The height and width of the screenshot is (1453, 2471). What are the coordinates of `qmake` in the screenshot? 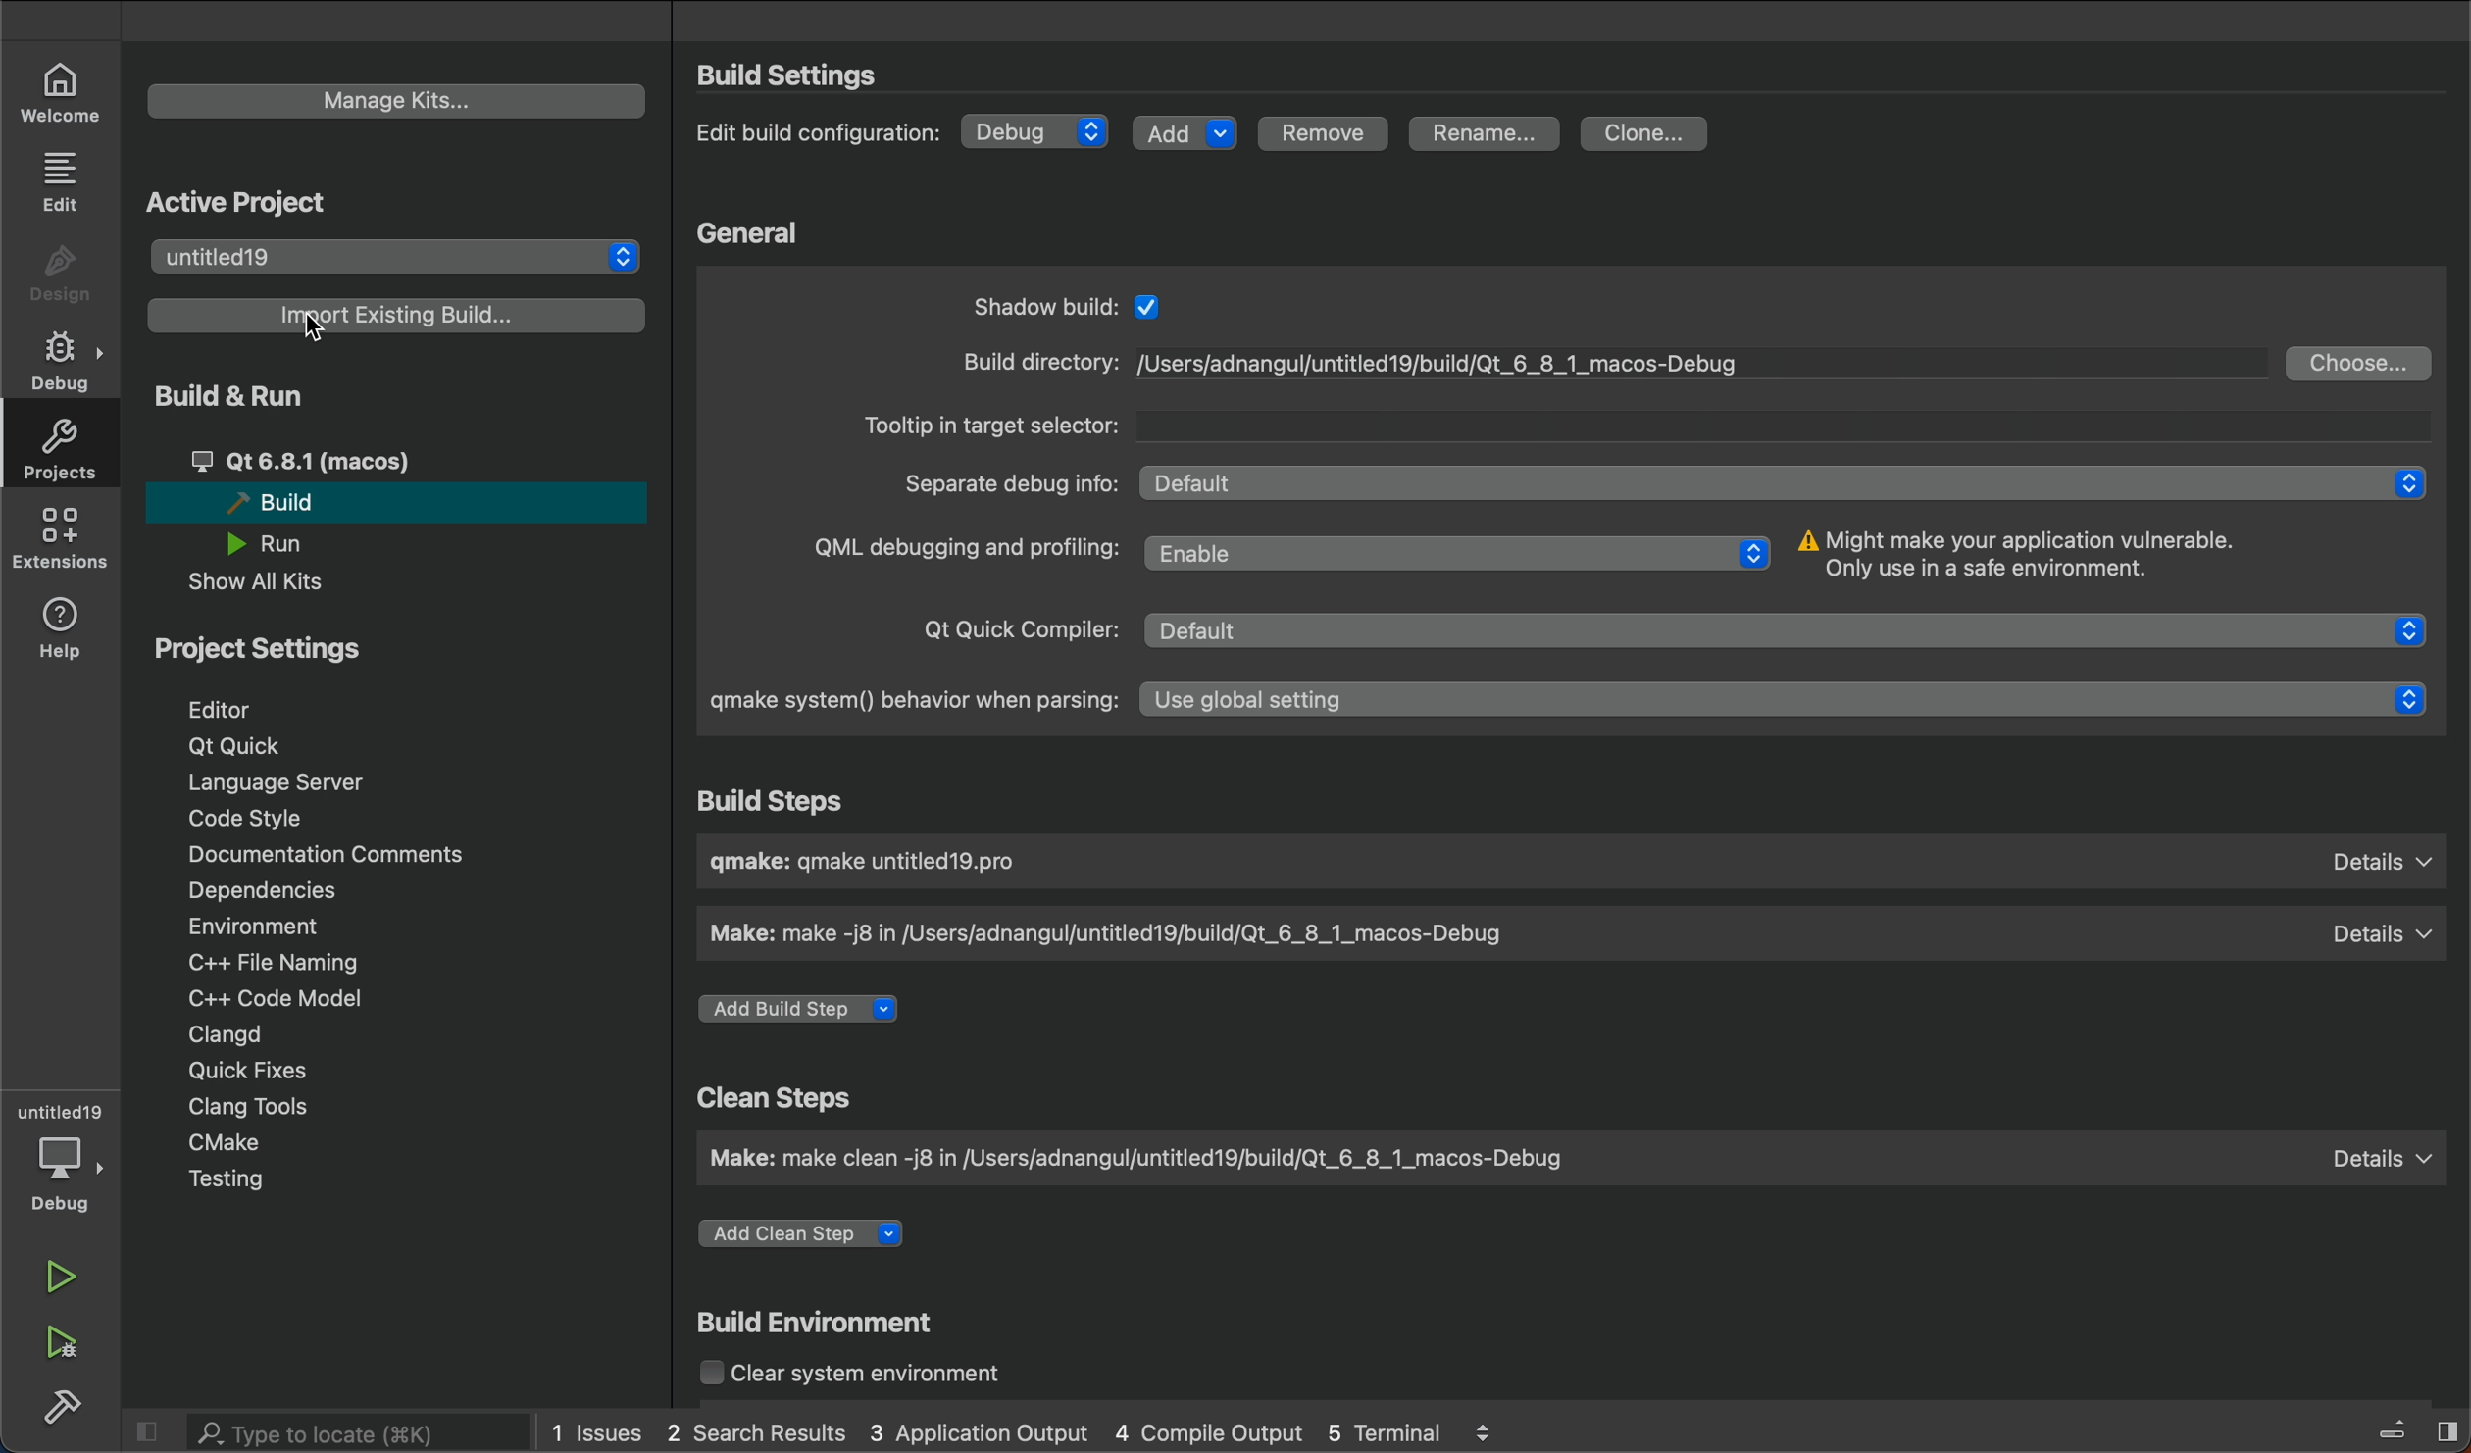 It's located at (1573, 862).